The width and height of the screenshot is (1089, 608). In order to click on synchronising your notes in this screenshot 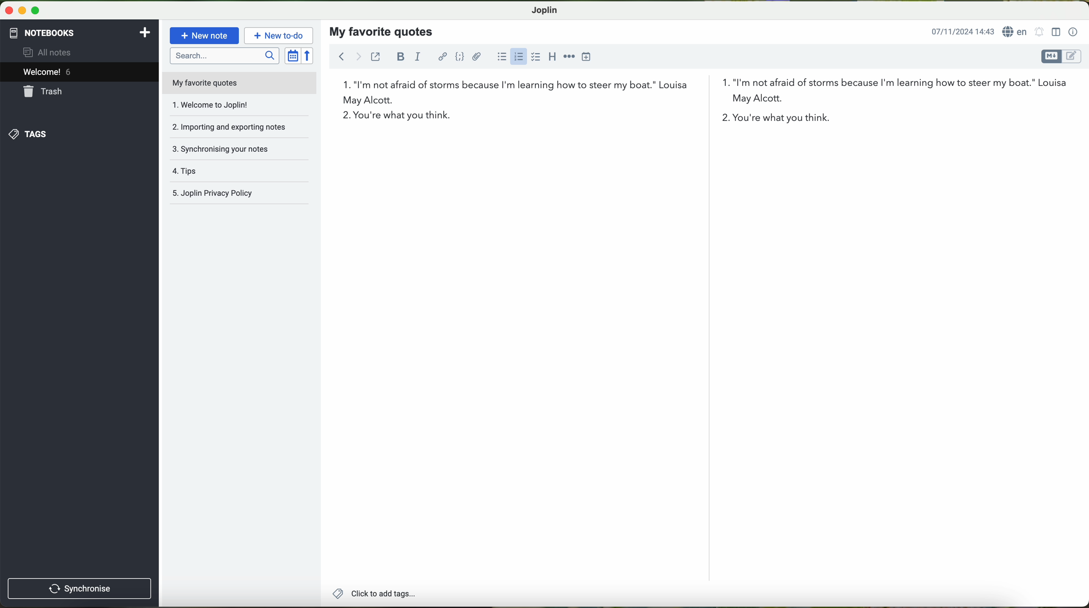, I will do `click(238, 148)`.